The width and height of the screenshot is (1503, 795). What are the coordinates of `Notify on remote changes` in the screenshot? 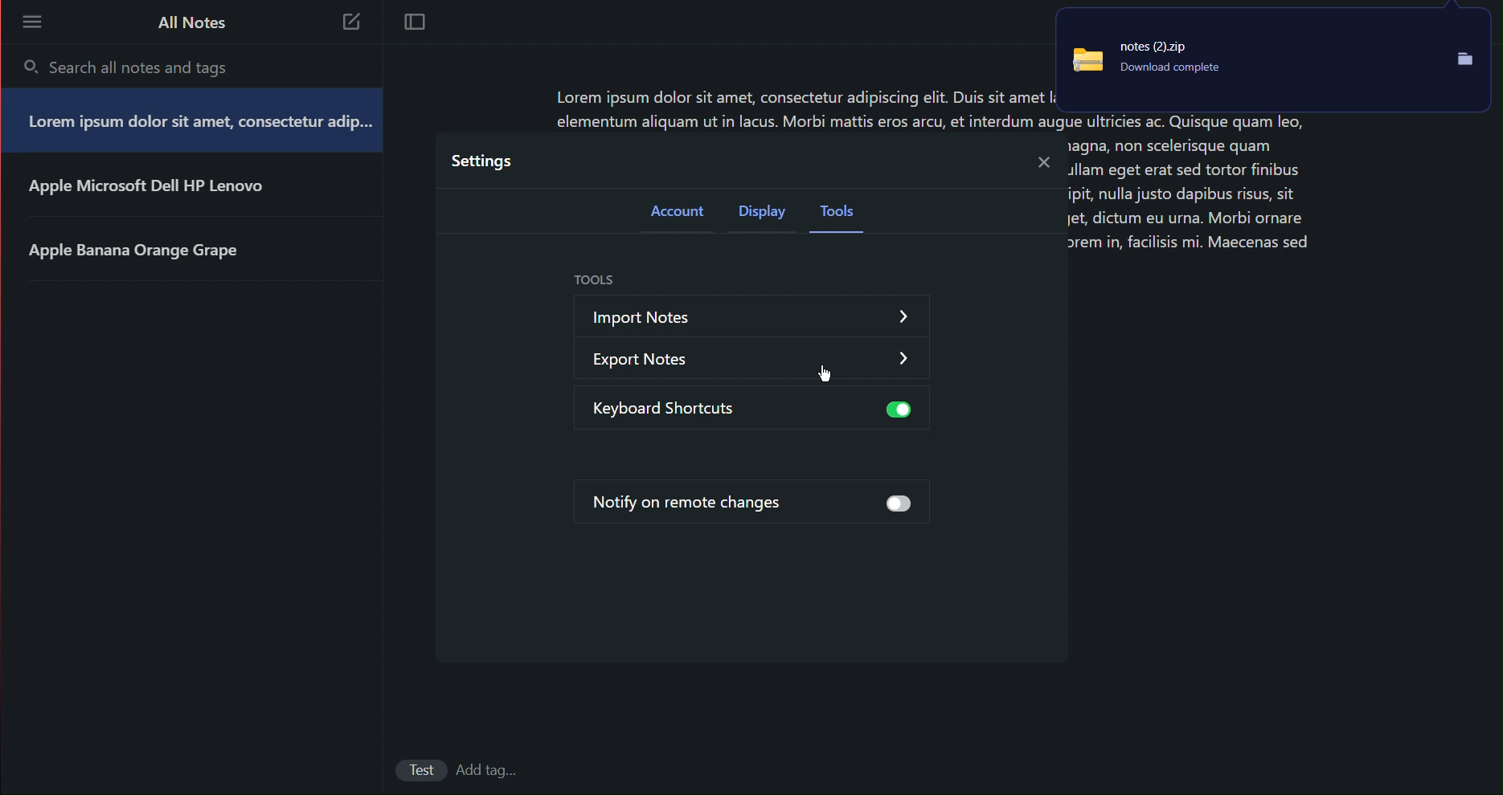 It's located at (692, 499).